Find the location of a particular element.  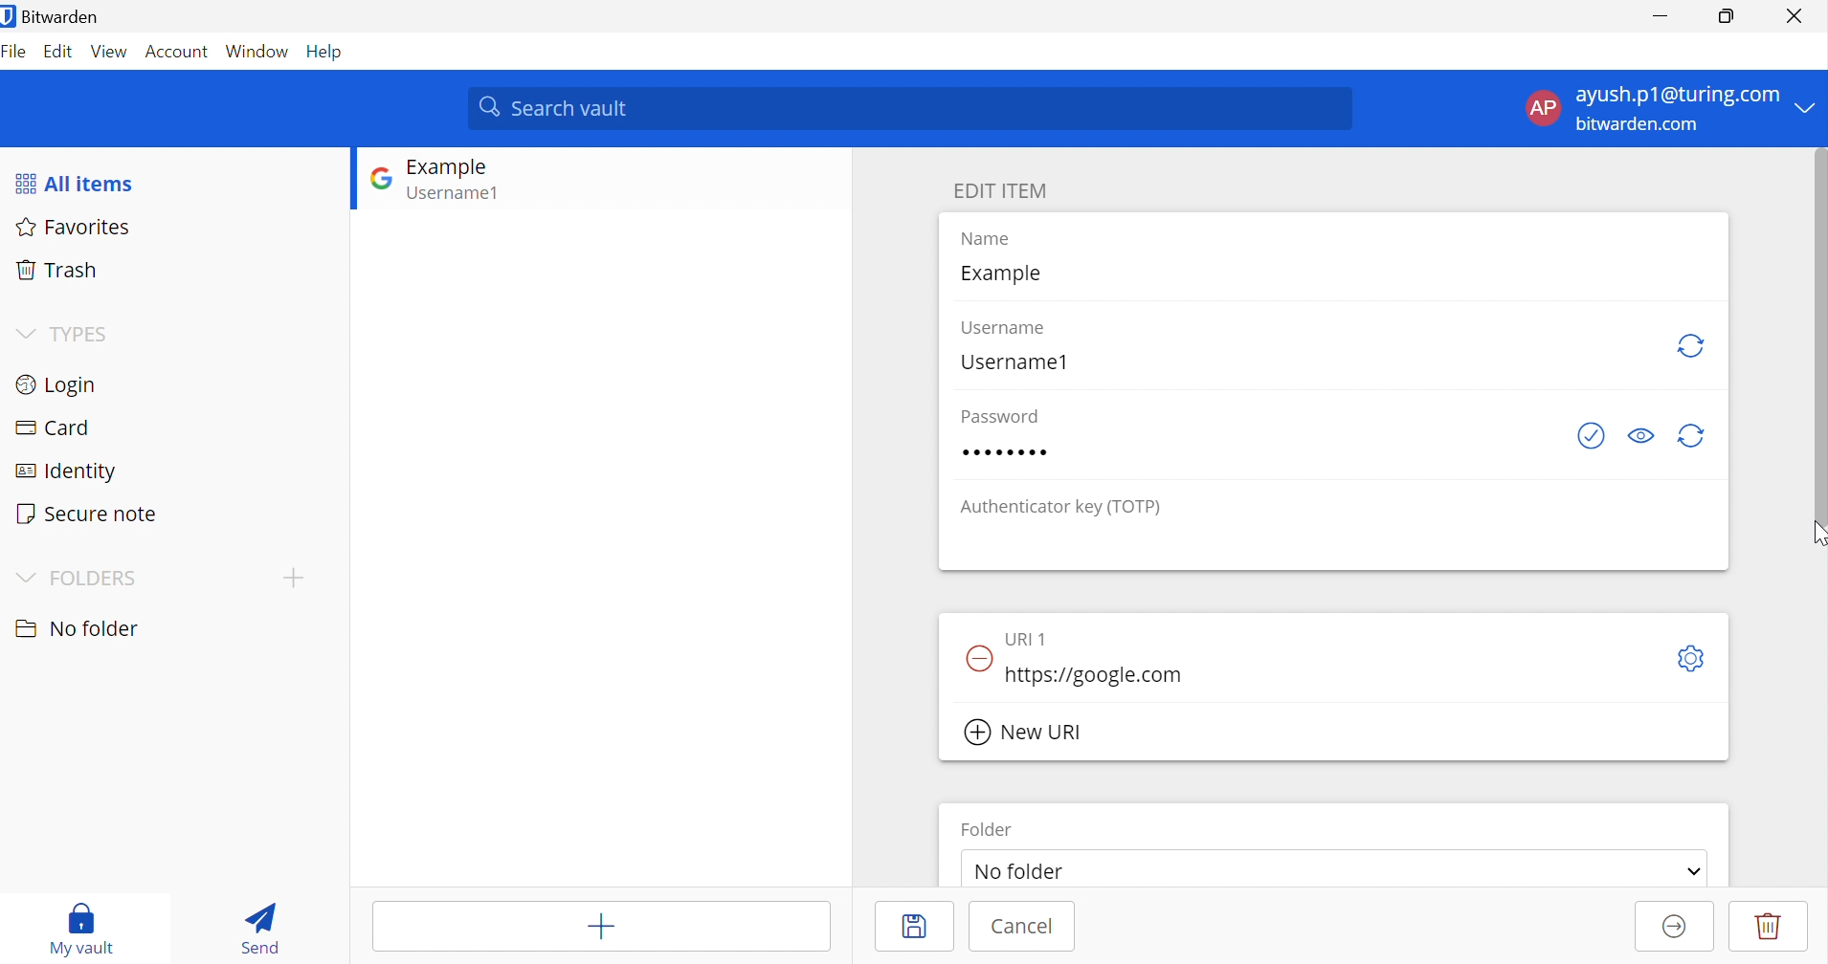

Toggle Visisbility is located at coordinates (1644, 436).